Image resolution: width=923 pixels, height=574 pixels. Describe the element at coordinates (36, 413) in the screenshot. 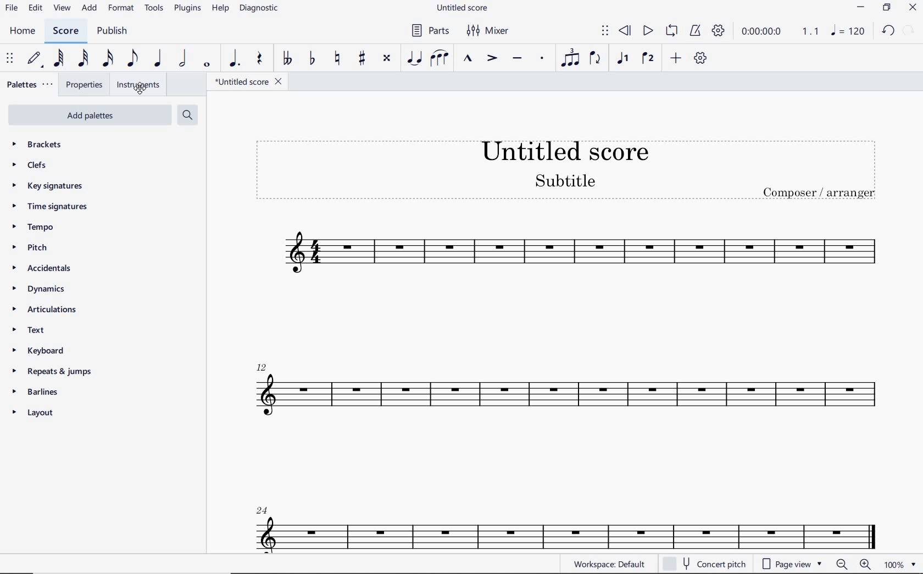

I see `layout` at that location.